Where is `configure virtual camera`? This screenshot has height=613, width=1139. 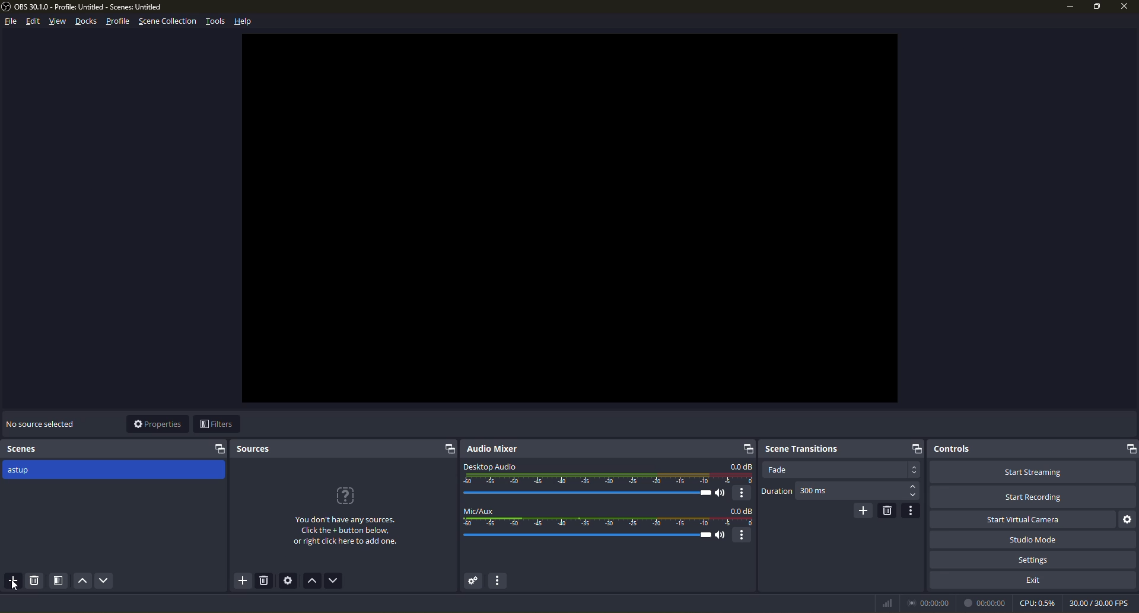
configure virtual camera is located at coordinates (1130, 519).